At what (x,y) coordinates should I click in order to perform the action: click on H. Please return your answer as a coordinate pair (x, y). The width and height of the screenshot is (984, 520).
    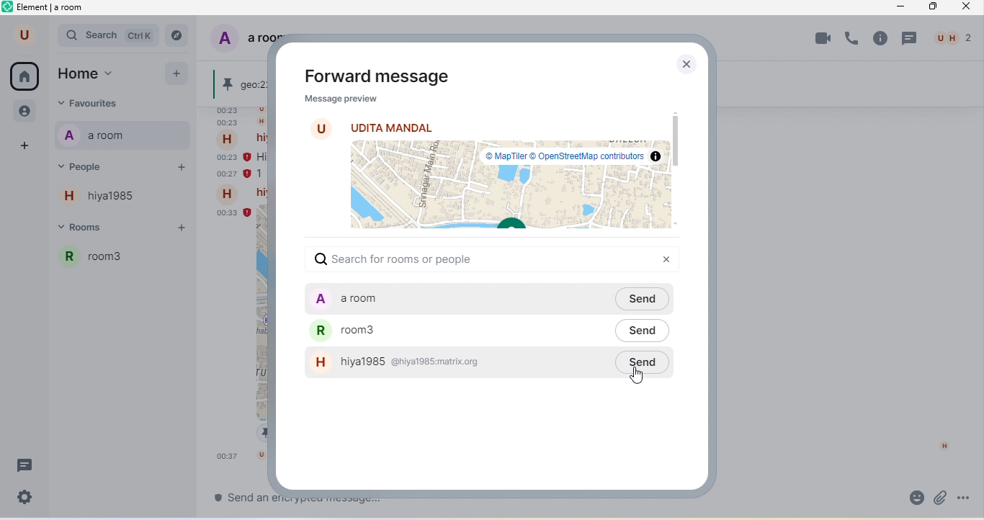
    Looking at the image, I should click on (944, 446).